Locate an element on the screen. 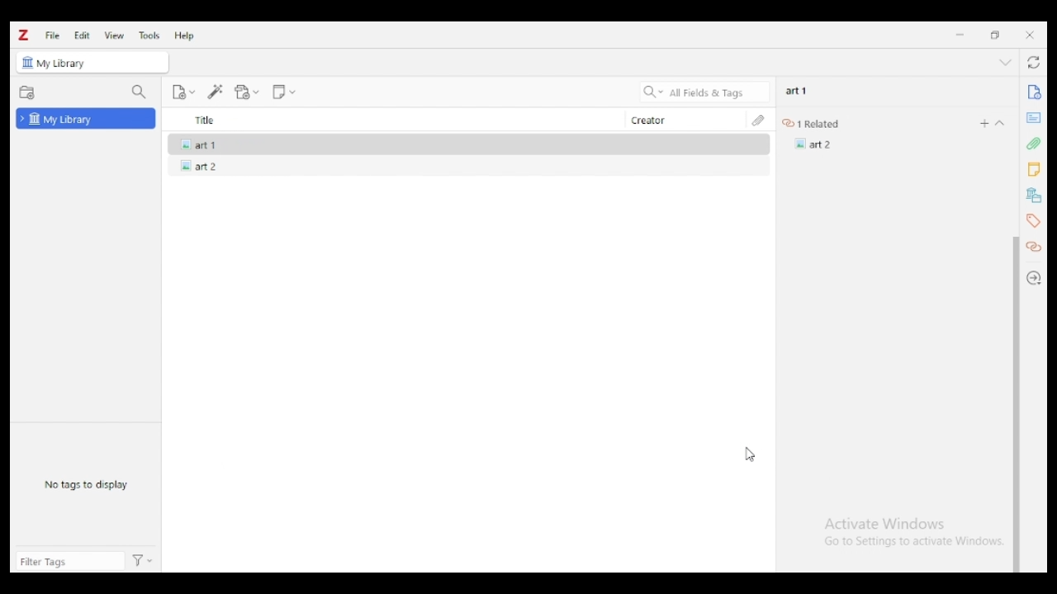 The width and height of the screenshot is (1057, 594). title is located at coordinates (392, 120).